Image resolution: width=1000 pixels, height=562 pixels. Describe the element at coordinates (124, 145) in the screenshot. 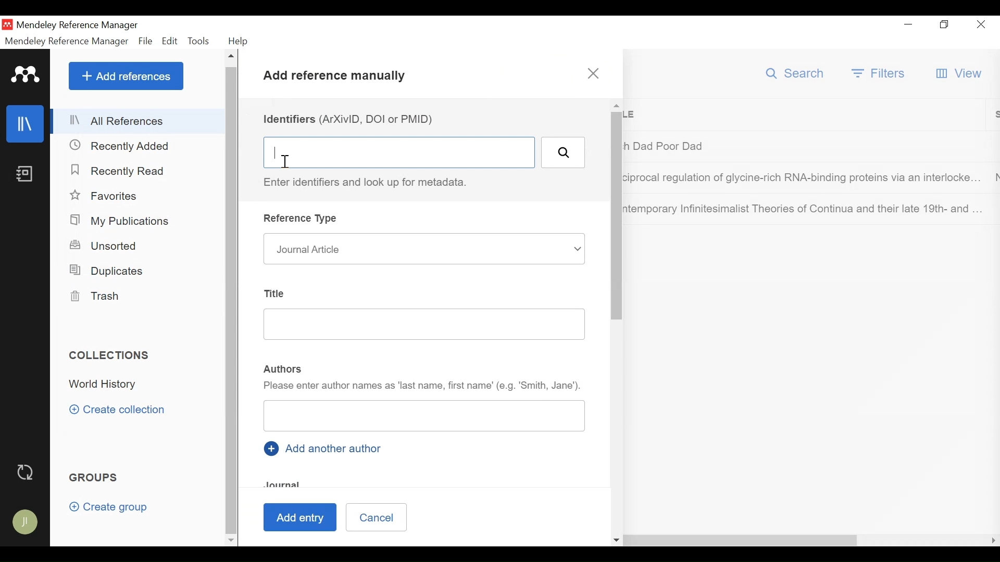

I see `Recently Added` at that location.